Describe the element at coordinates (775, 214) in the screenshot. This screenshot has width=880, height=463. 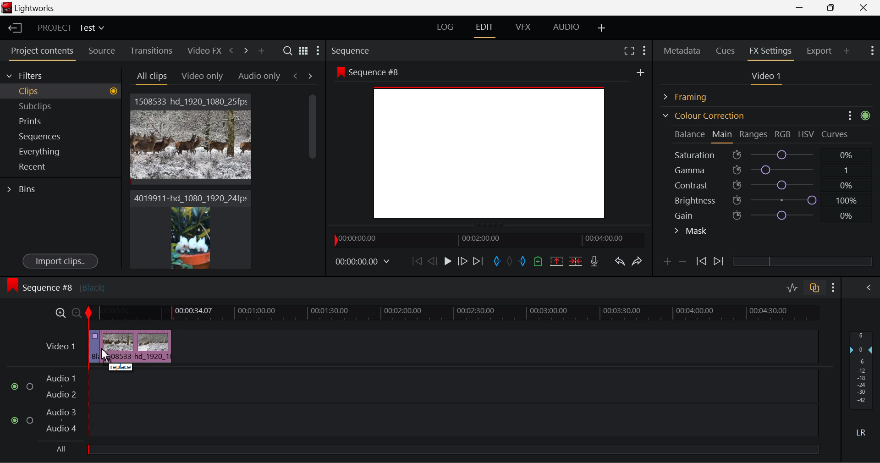
I see `Gain` at that location.